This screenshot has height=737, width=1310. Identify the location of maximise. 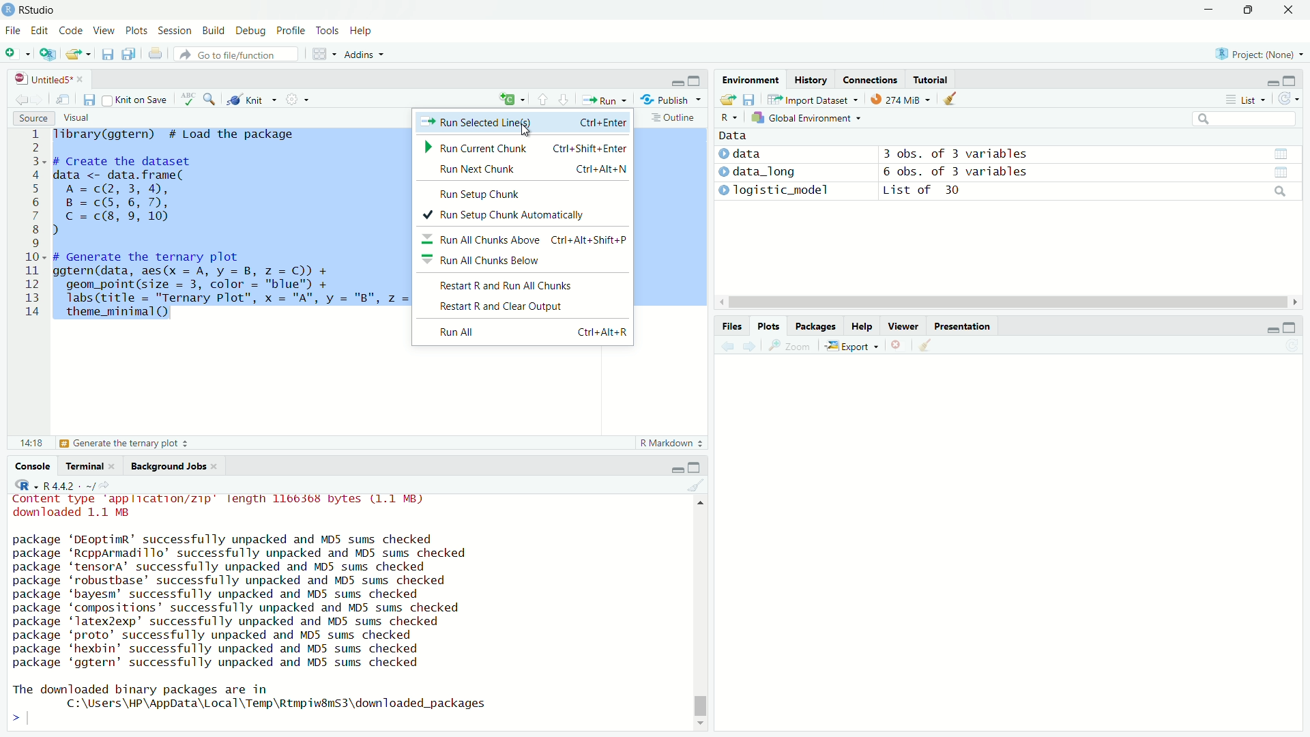
(1291, 80).